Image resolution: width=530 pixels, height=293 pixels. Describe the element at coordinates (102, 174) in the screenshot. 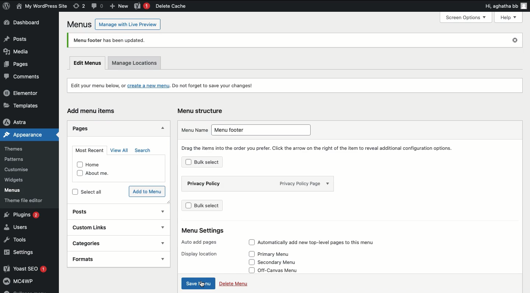

I see `About me` at that location.